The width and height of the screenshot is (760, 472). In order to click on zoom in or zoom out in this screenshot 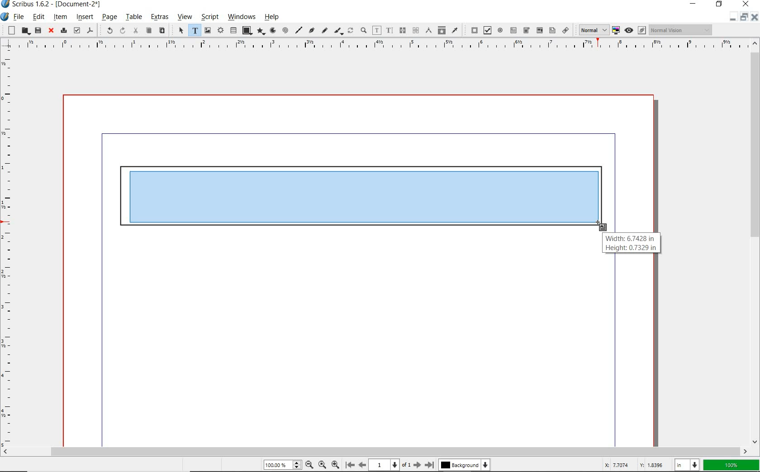, I will do `click(363, 30)`.